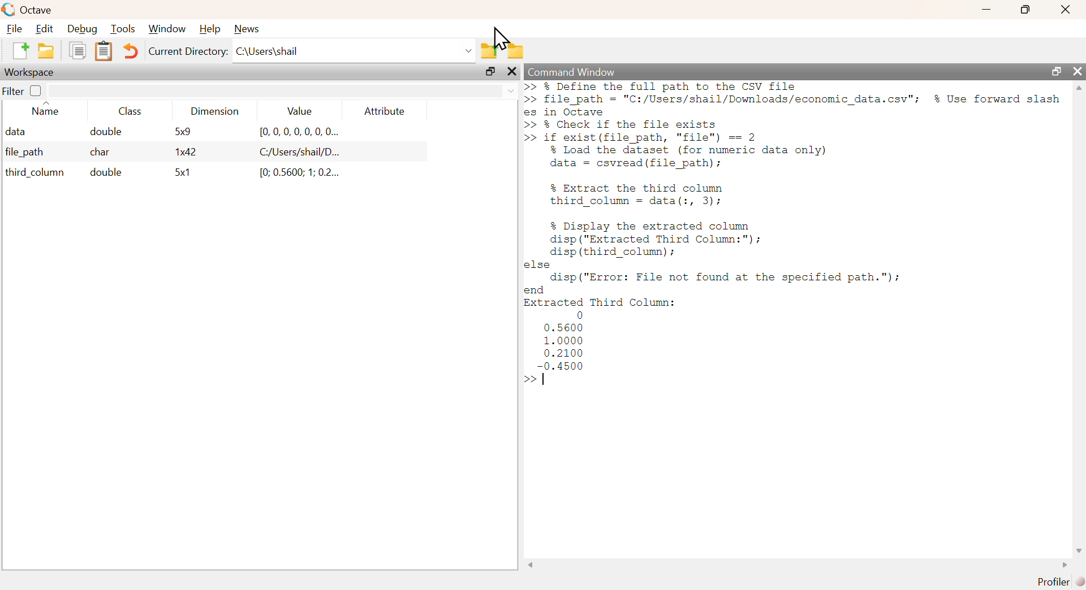 The image size is (1086, 590). What do you see at coordinates (538, 380) in the screenshot?
I see `typing cursor` at bounding box center [538, 380].